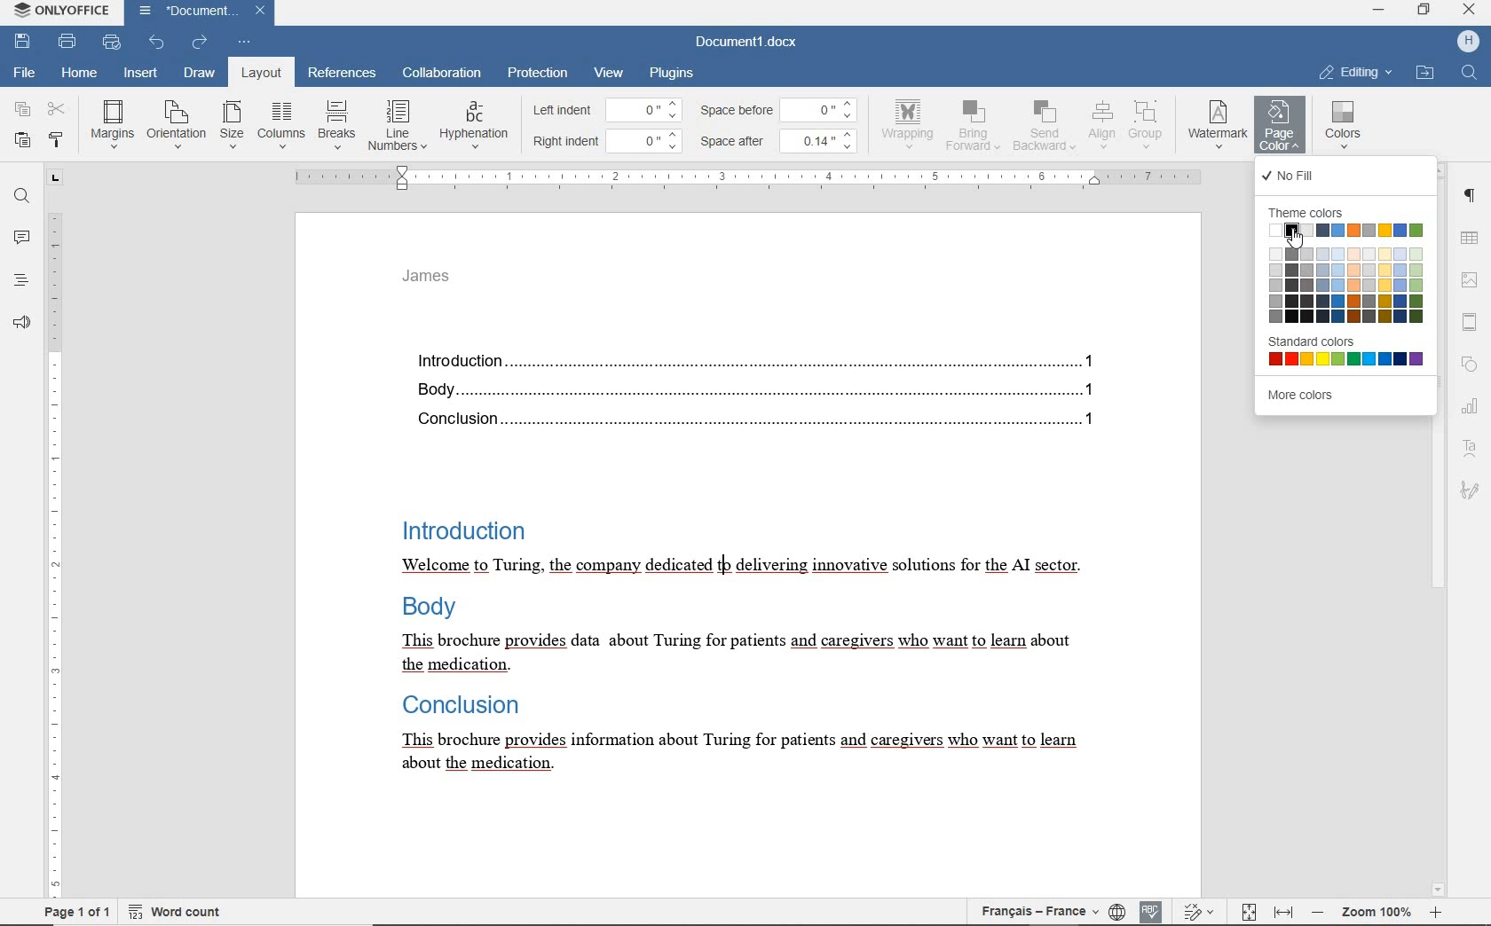 The image size is (1491, 926). Describe the element at coordinates (343, 75) in the screenshot. I see `references` at that location.